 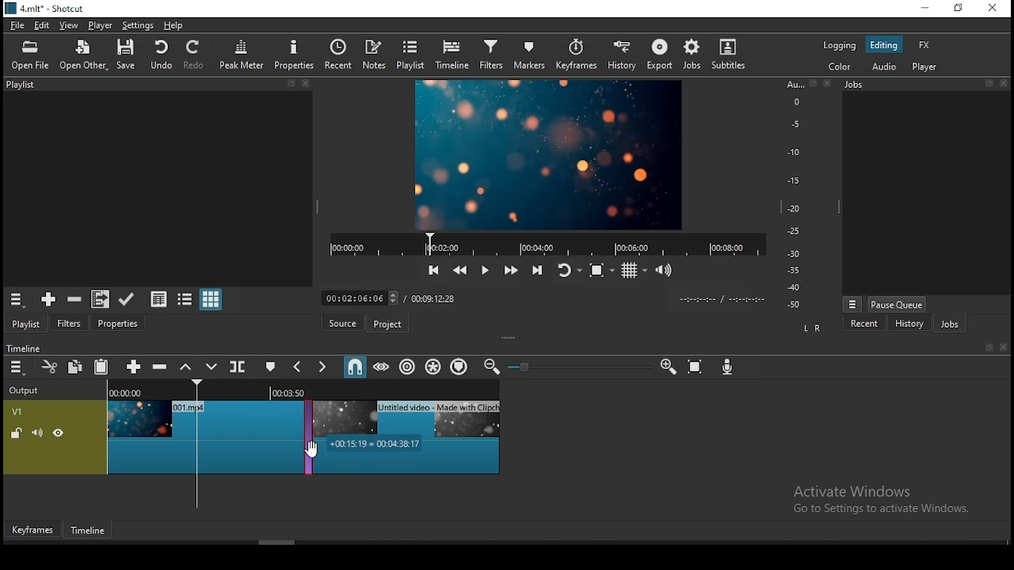 I want to click on video player progress bar, so click(x=547, y=243).